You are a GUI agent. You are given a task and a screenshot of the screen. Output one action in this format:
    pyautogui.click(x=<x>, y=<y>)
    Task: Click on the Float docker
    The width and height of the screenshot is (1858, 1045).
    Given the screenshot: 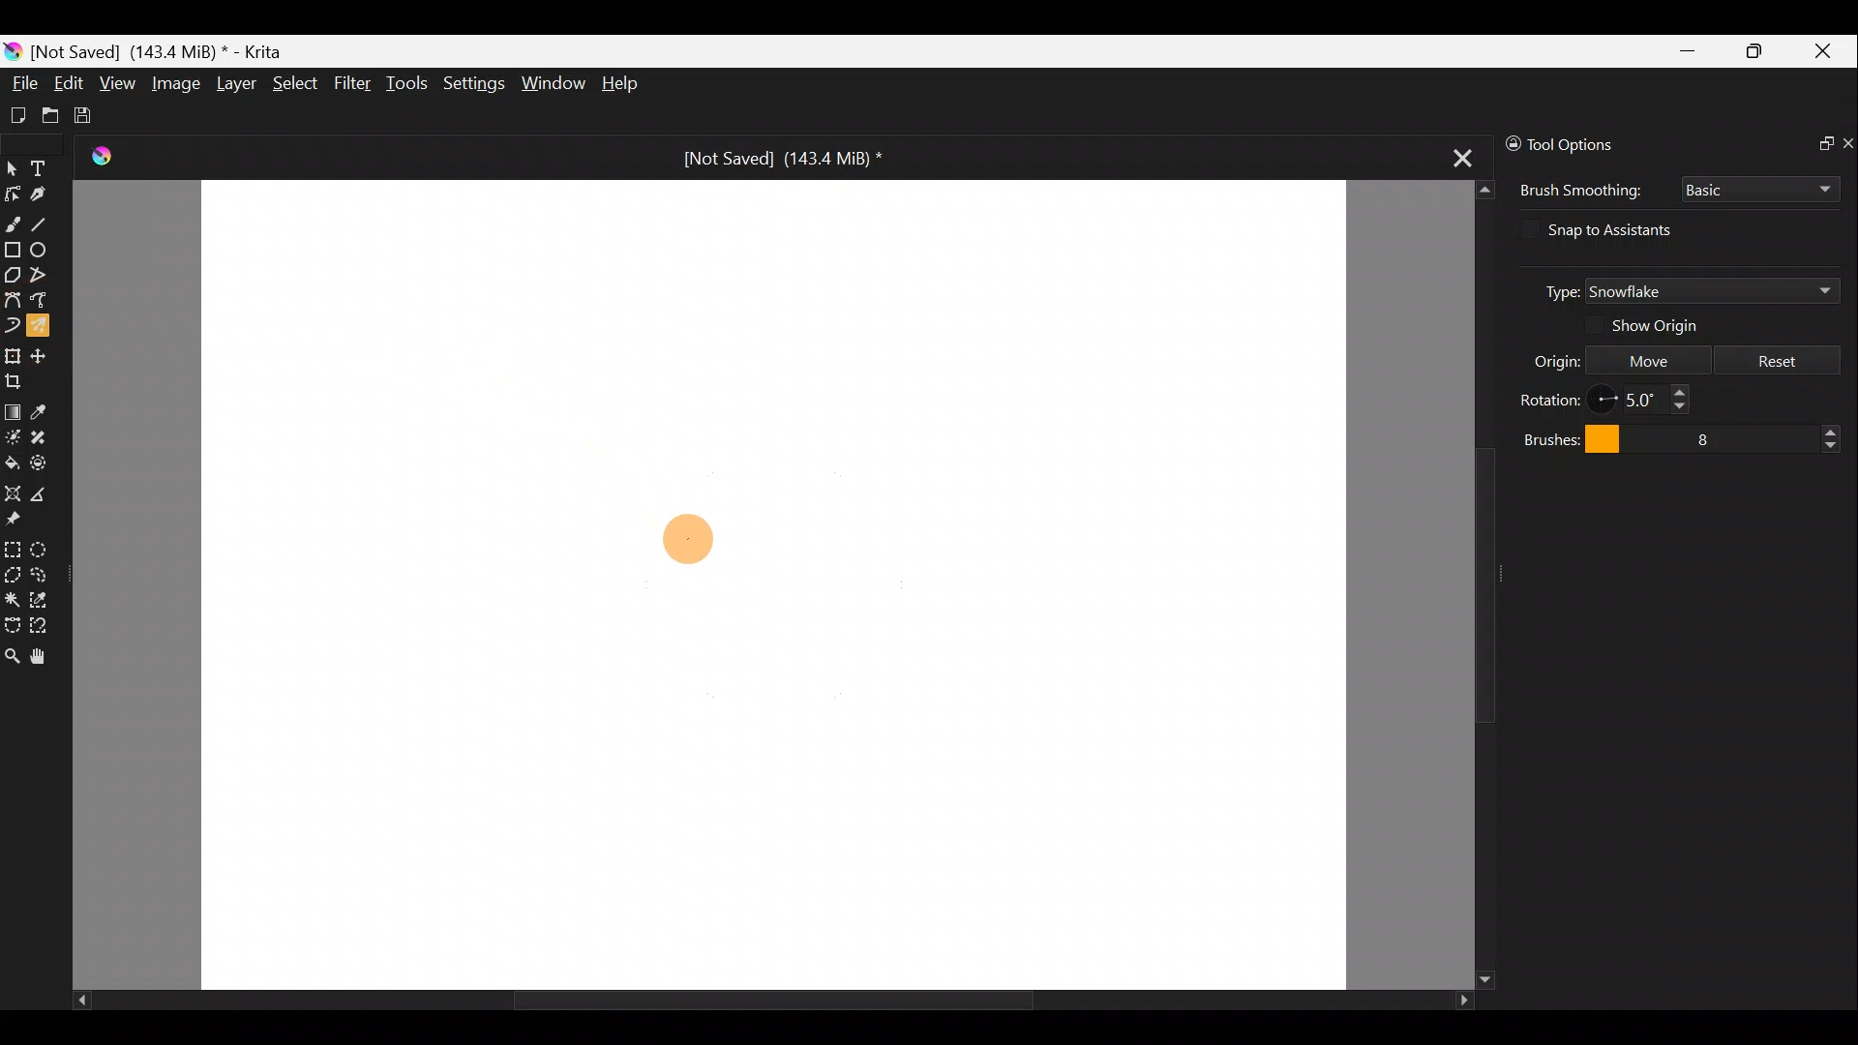 What is the action you would take?
    pyautogui.click(x=1817, y=140)
    